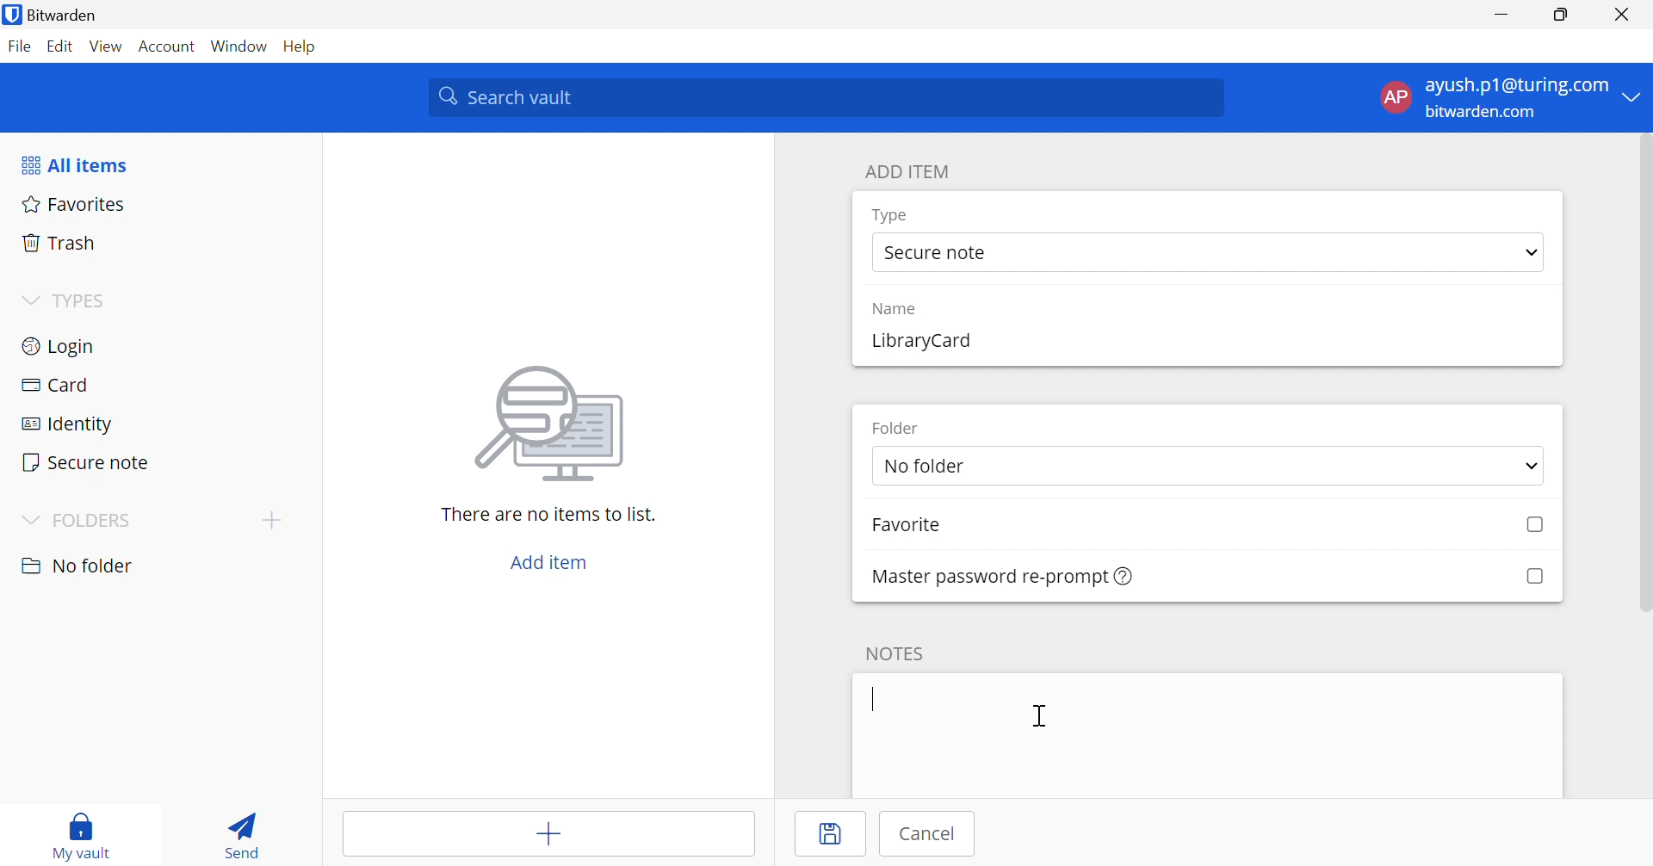  Describe the element at coordinates (901, 307) in the screenshot. I see `` at that location.